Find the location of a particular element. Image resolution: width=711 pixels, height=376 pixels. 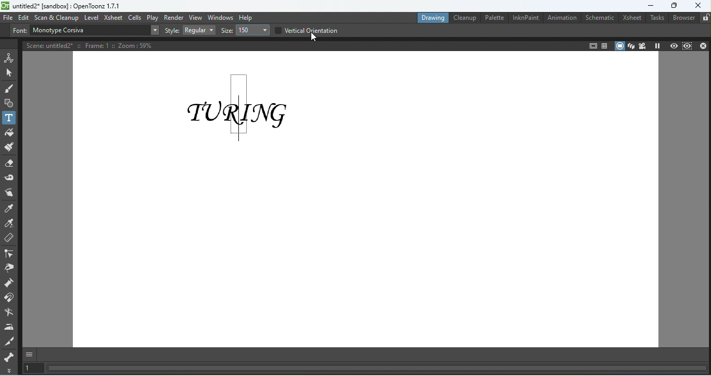

Tasks is located at coordinates (656, 19).